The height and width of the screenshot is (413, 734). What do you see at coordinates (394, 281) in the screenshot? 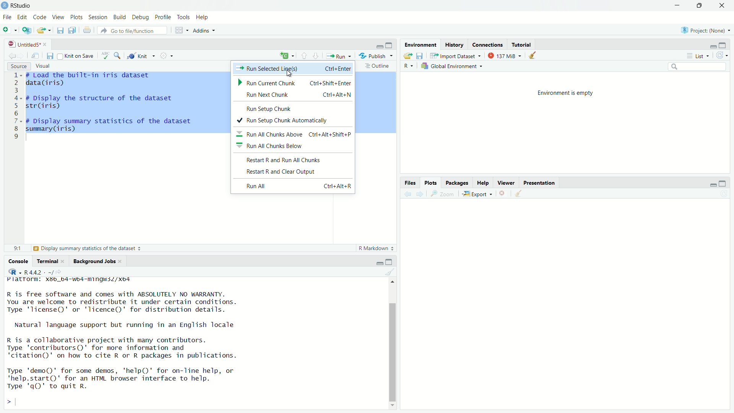
I see `Scroll Up` at bounding box center [394, 281].